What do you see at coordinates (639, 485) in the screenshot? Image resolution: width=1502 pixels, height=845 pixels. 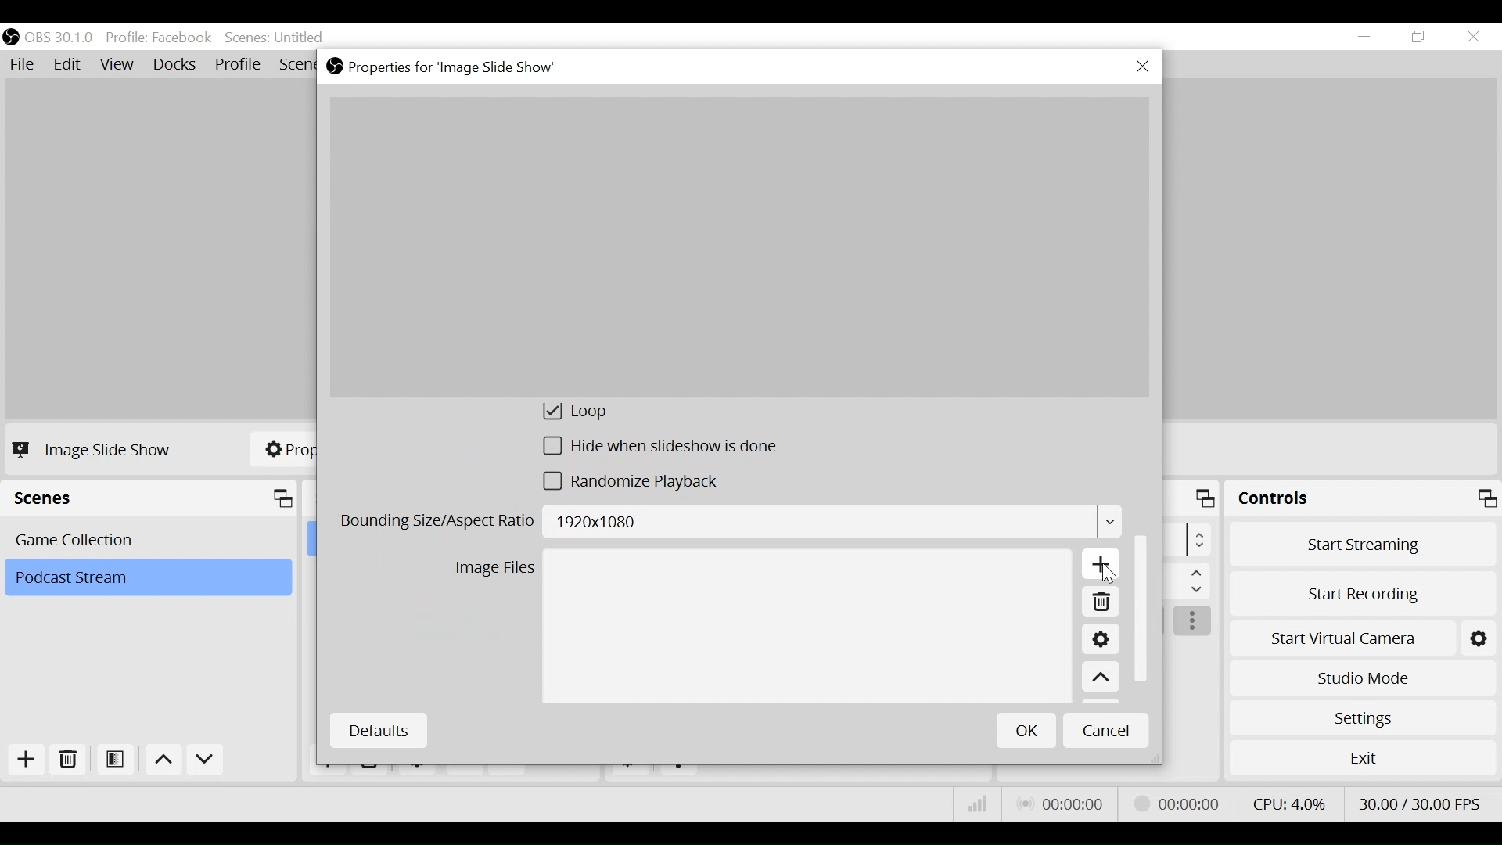 I see `(un)select randomize playback` at bounding box center [639, 485].